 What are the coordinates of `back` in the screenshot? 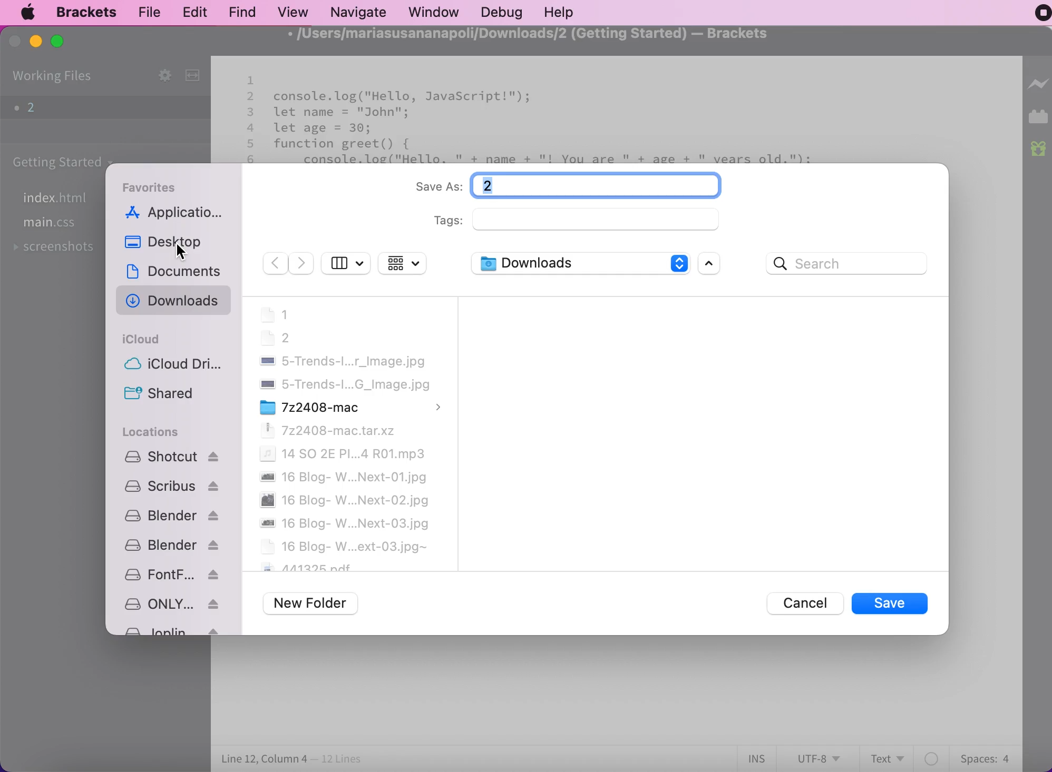 It's located at (273, 264).